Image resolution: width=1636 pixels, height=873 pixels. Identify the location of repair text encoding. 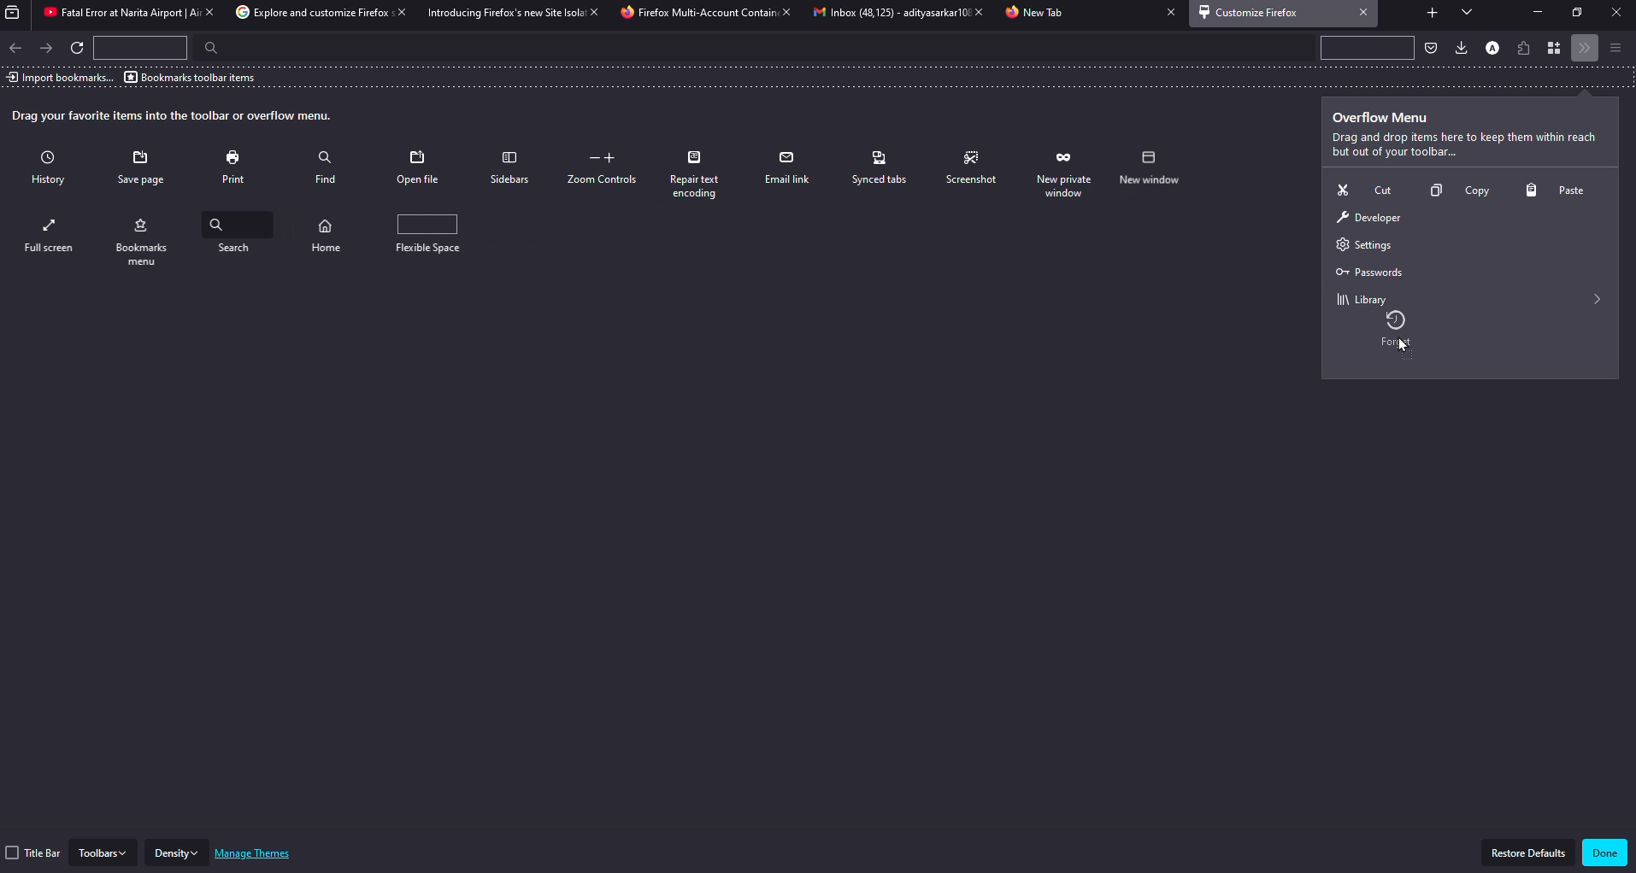
(701, 174).